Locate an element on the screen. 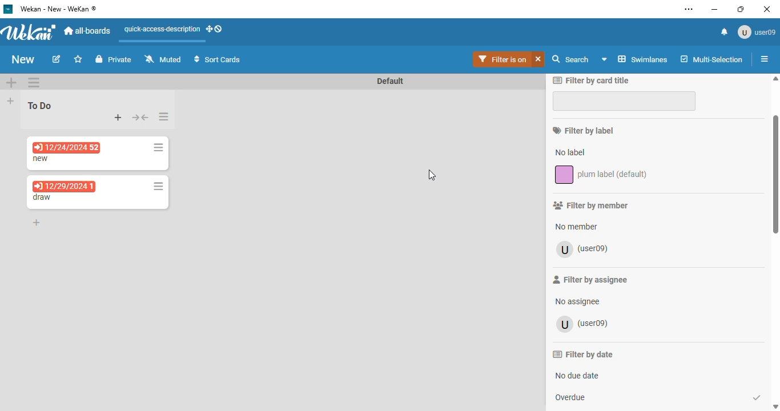 This screenshot has width=780, height=411. overdue is located at coordinates (658, 399).